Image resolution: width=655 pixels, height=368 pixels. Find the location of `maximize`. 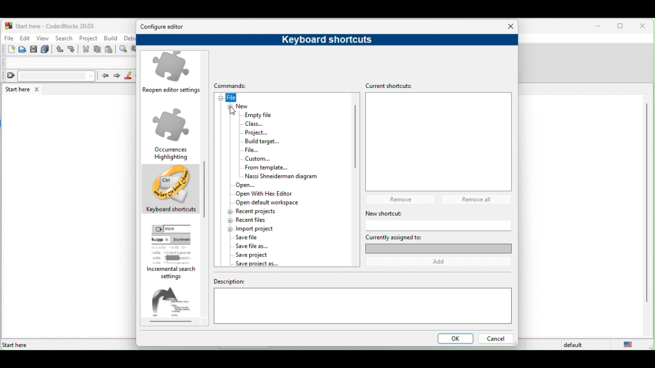

maximize is located at coordinates (622, 27).